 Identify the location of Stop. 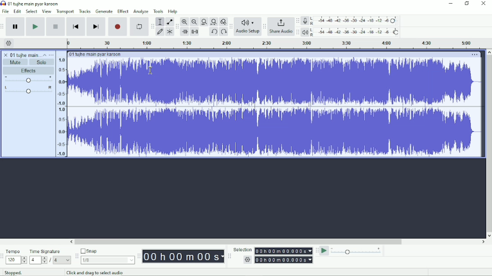
(55, 27).